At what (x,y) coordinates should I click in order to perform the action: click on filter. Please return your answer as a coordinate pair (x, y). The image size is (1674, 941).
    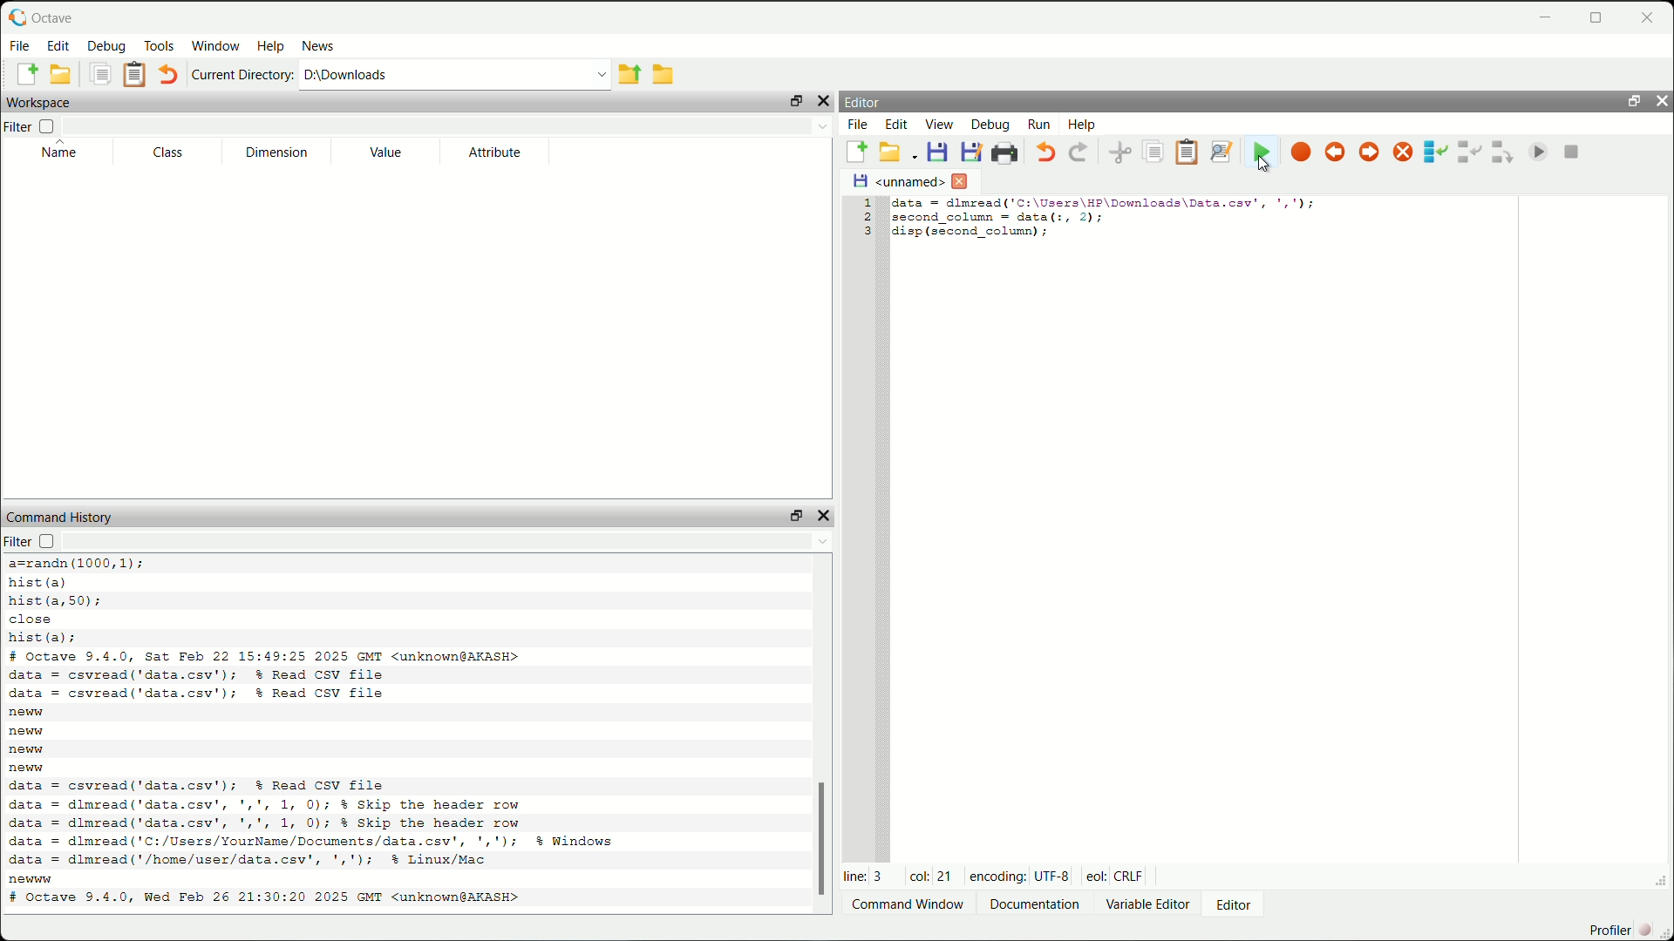
    Looking at the image, I should click on (36, 540).